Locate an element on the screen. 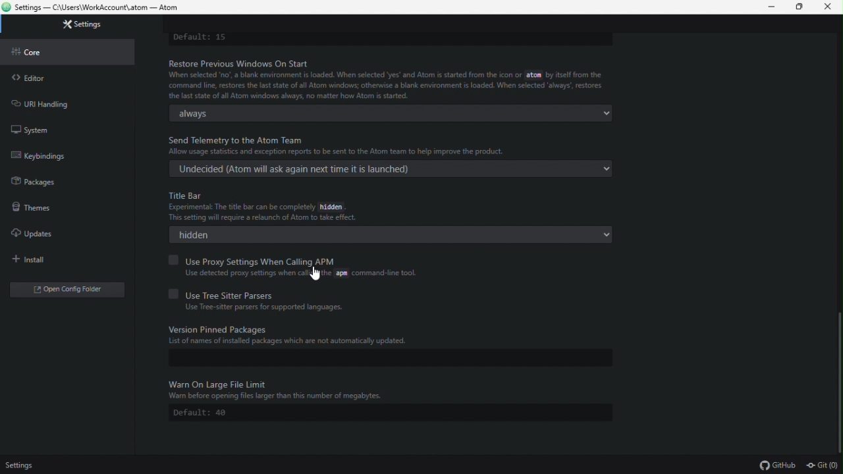  Default: 40 is located at coordinates (206, 413).